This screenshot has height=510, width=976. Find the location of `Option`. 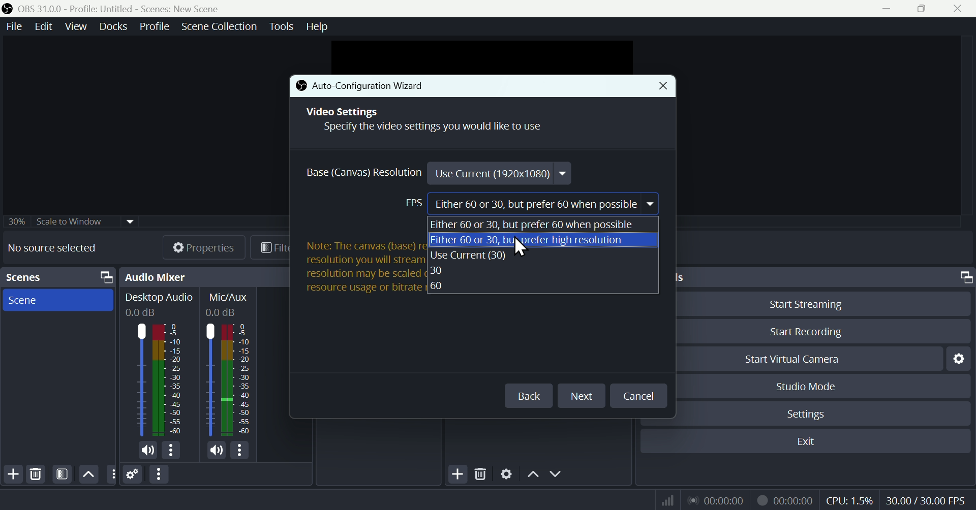

Option is located at coordinates (160, 474).